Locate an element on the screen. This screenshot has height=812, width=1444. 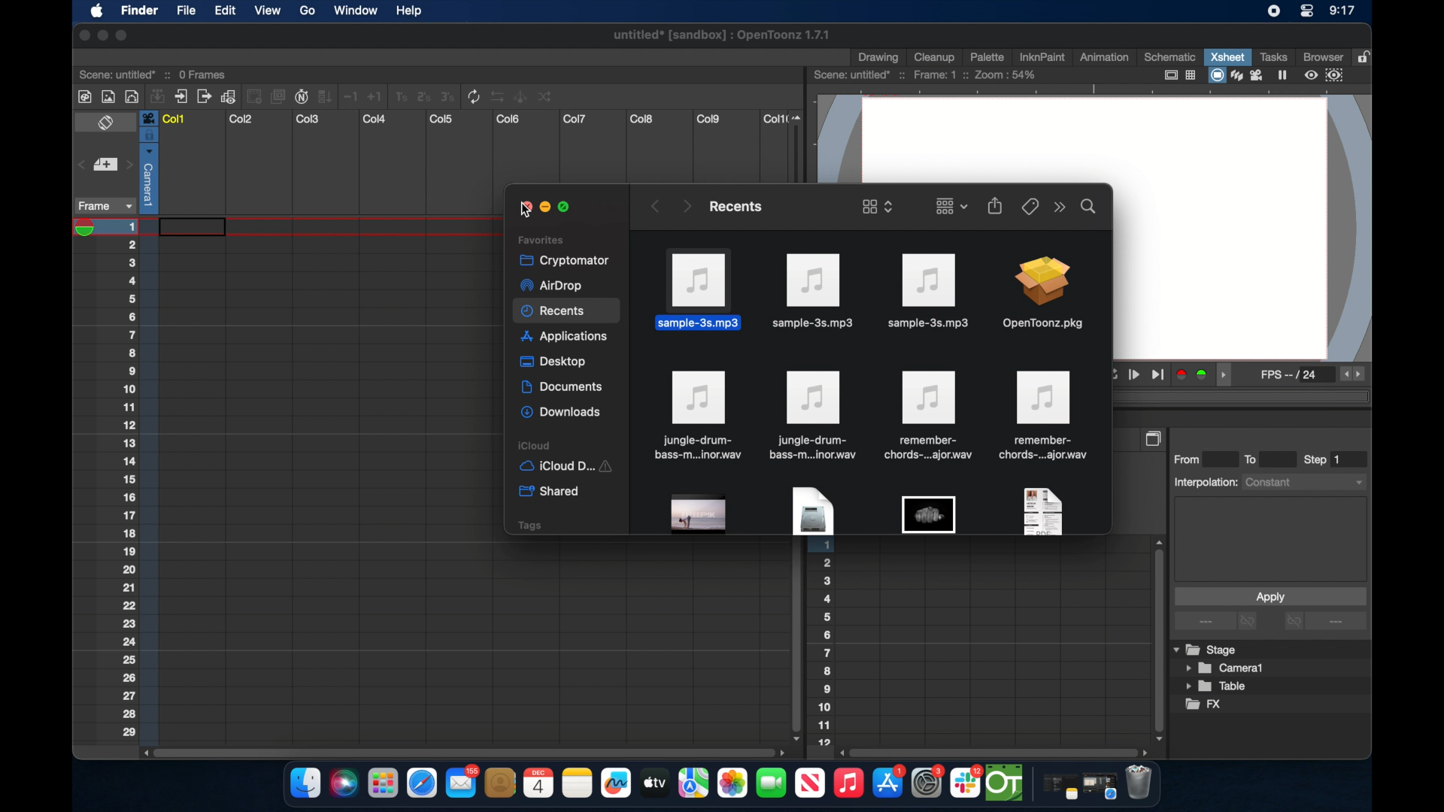
file is located at coordinates (185, 12).